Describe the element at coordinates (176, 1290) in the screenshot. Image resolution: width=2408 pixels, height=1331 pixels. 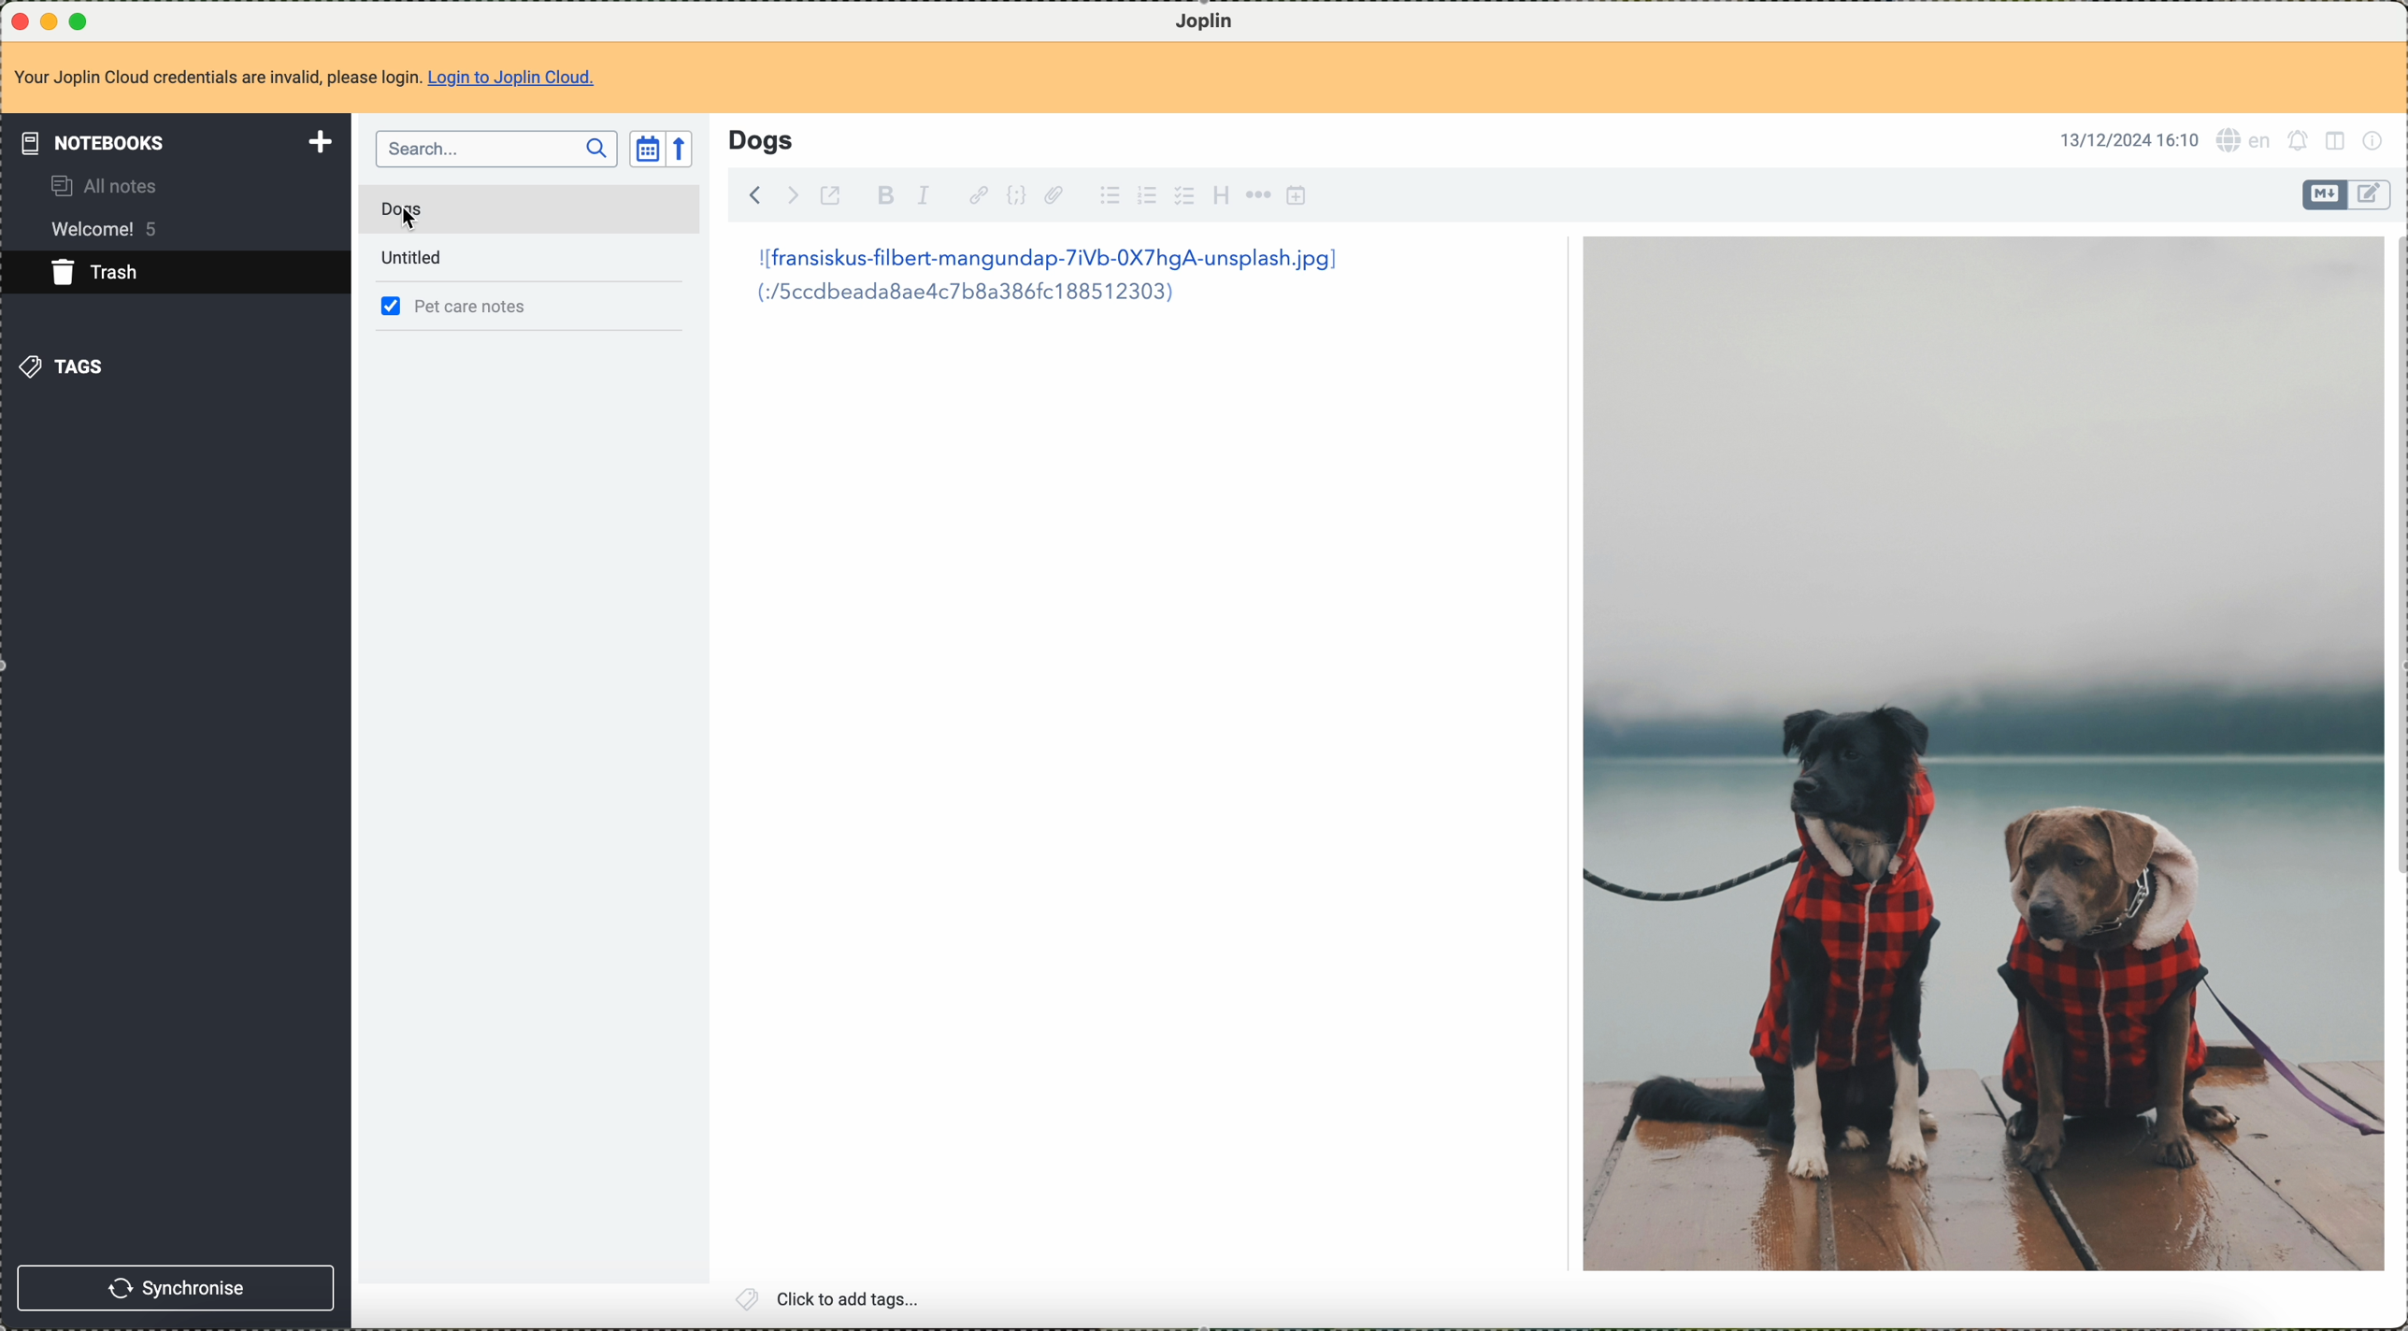
I see `synchronise` at that location.